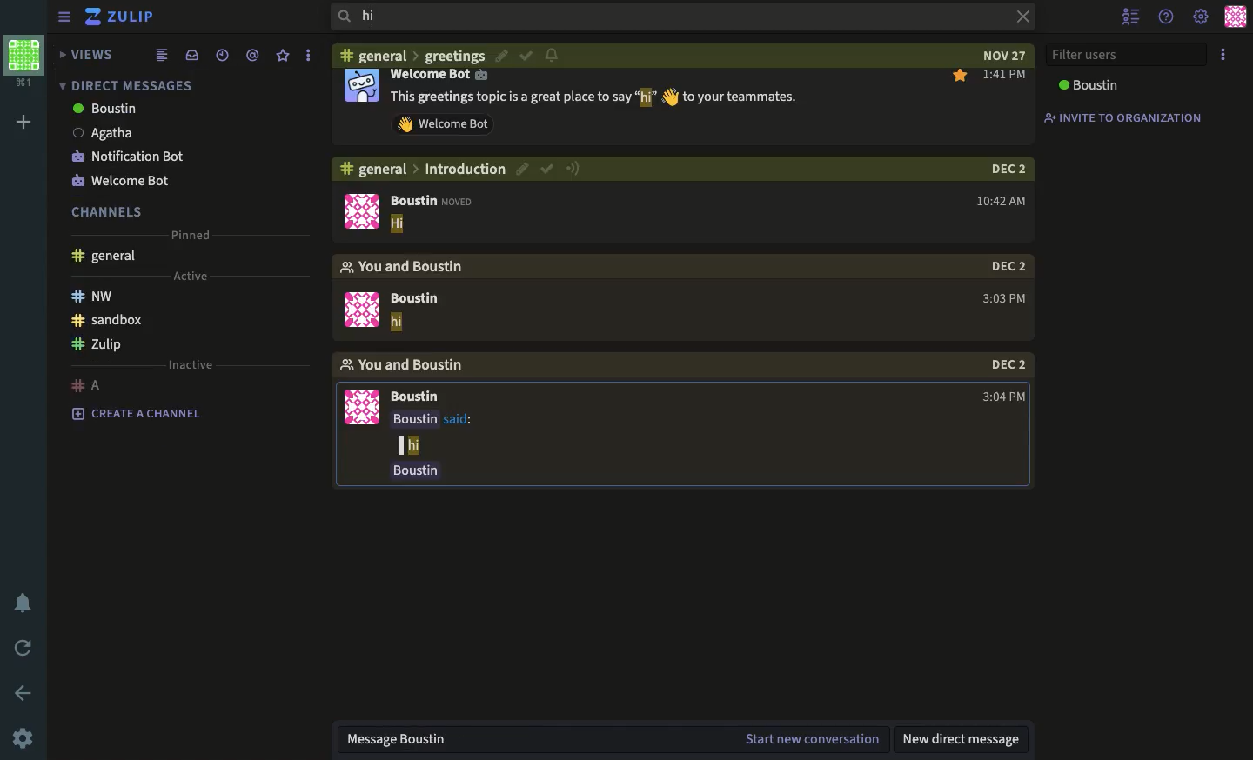 This screenshot has height=760, width=1253. I want to click on search for hi, so click(388, 19).